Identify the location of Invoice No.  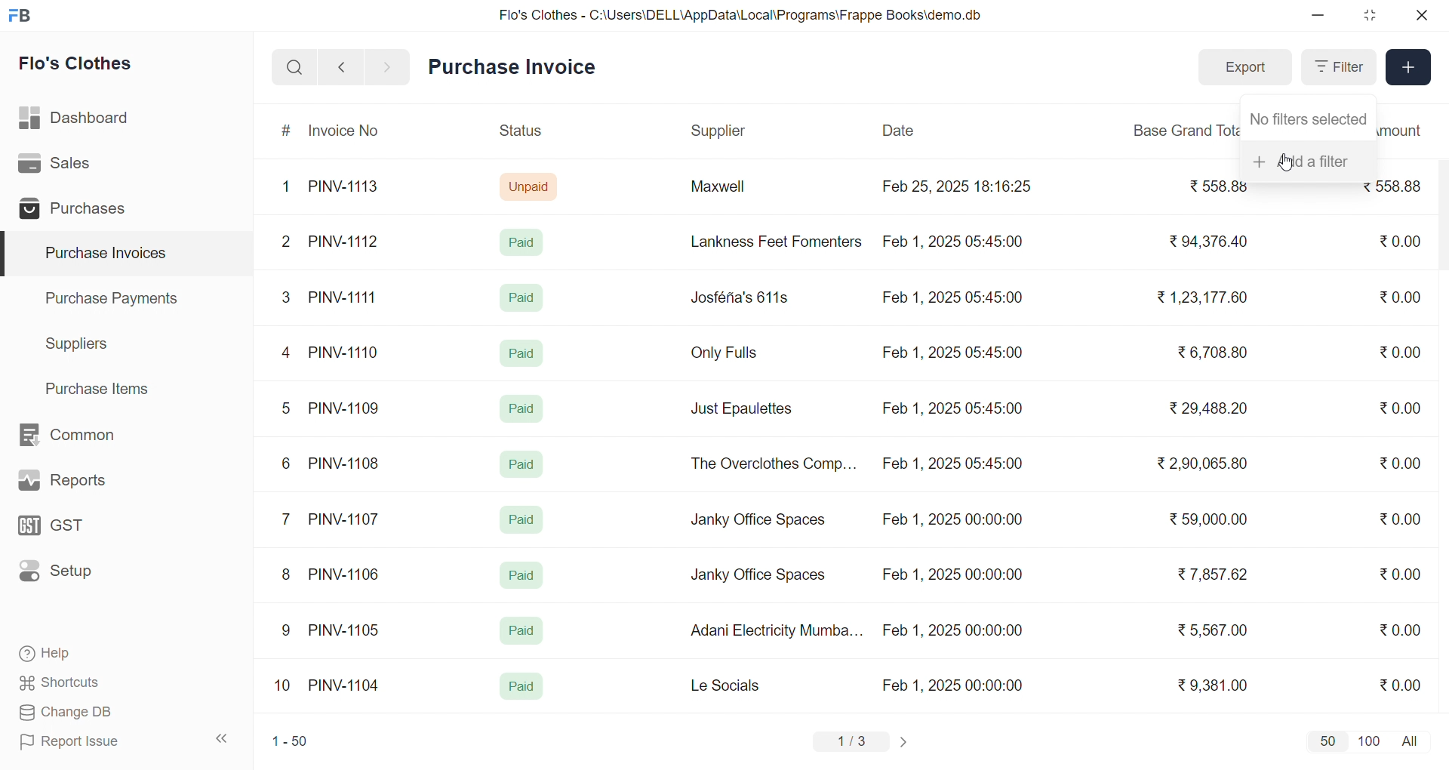
(349, 131).